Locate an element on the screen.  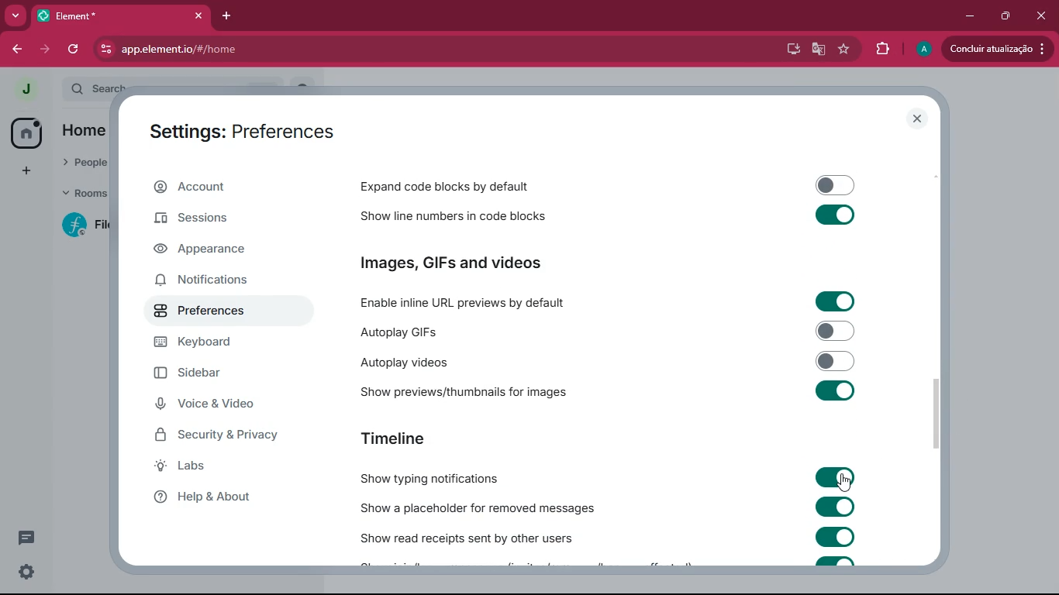
settings: preferences is located at coordinates (243, 135).